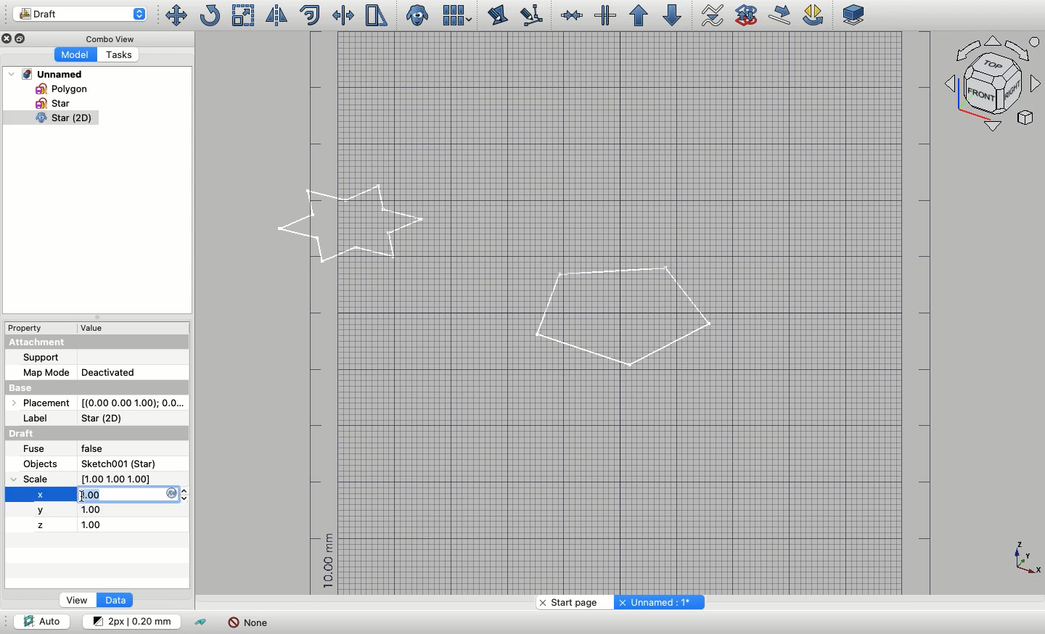 The height and width of the screenshot is (634, 1045). I want to click on Property, so click(25, 328).